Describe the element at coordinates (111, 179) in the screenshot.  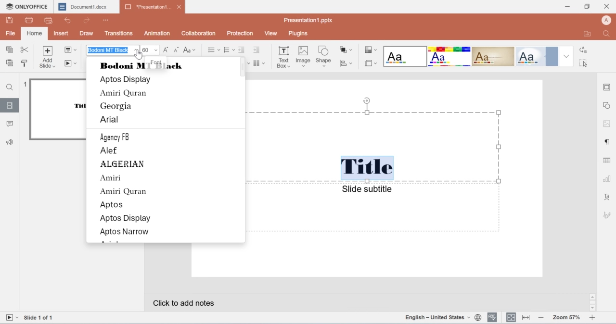
I see `Amin` at that location.